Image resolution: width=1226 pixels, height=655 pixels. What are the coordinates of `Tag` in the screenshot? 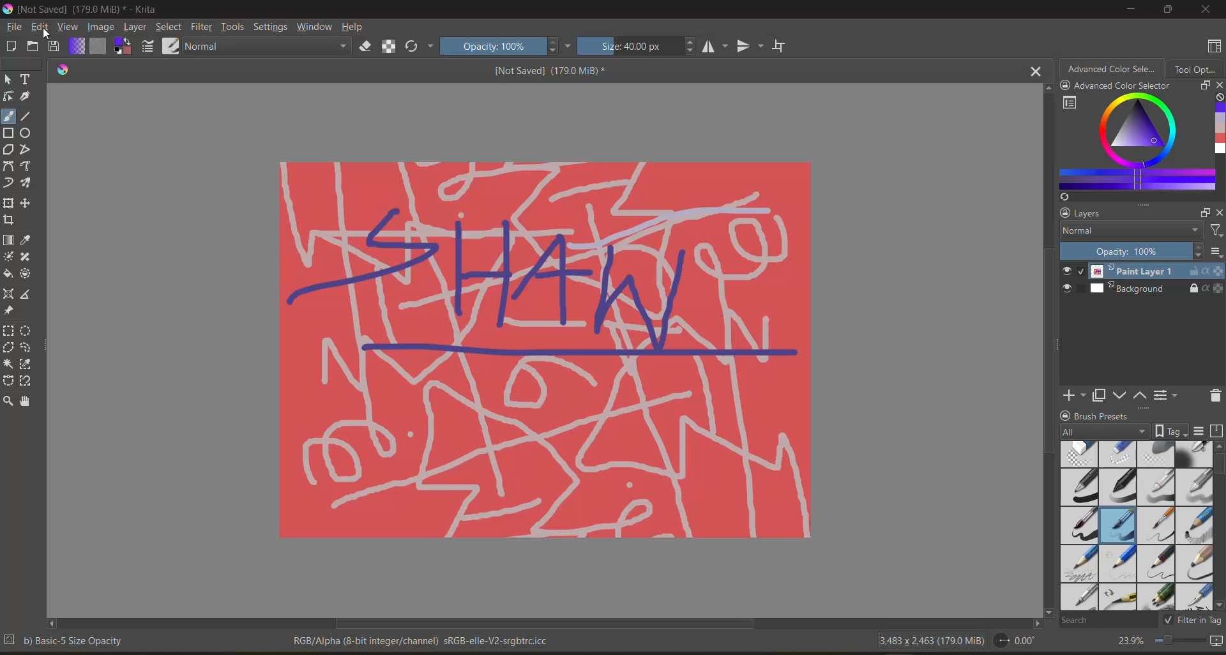 It's located at (1172, 431).